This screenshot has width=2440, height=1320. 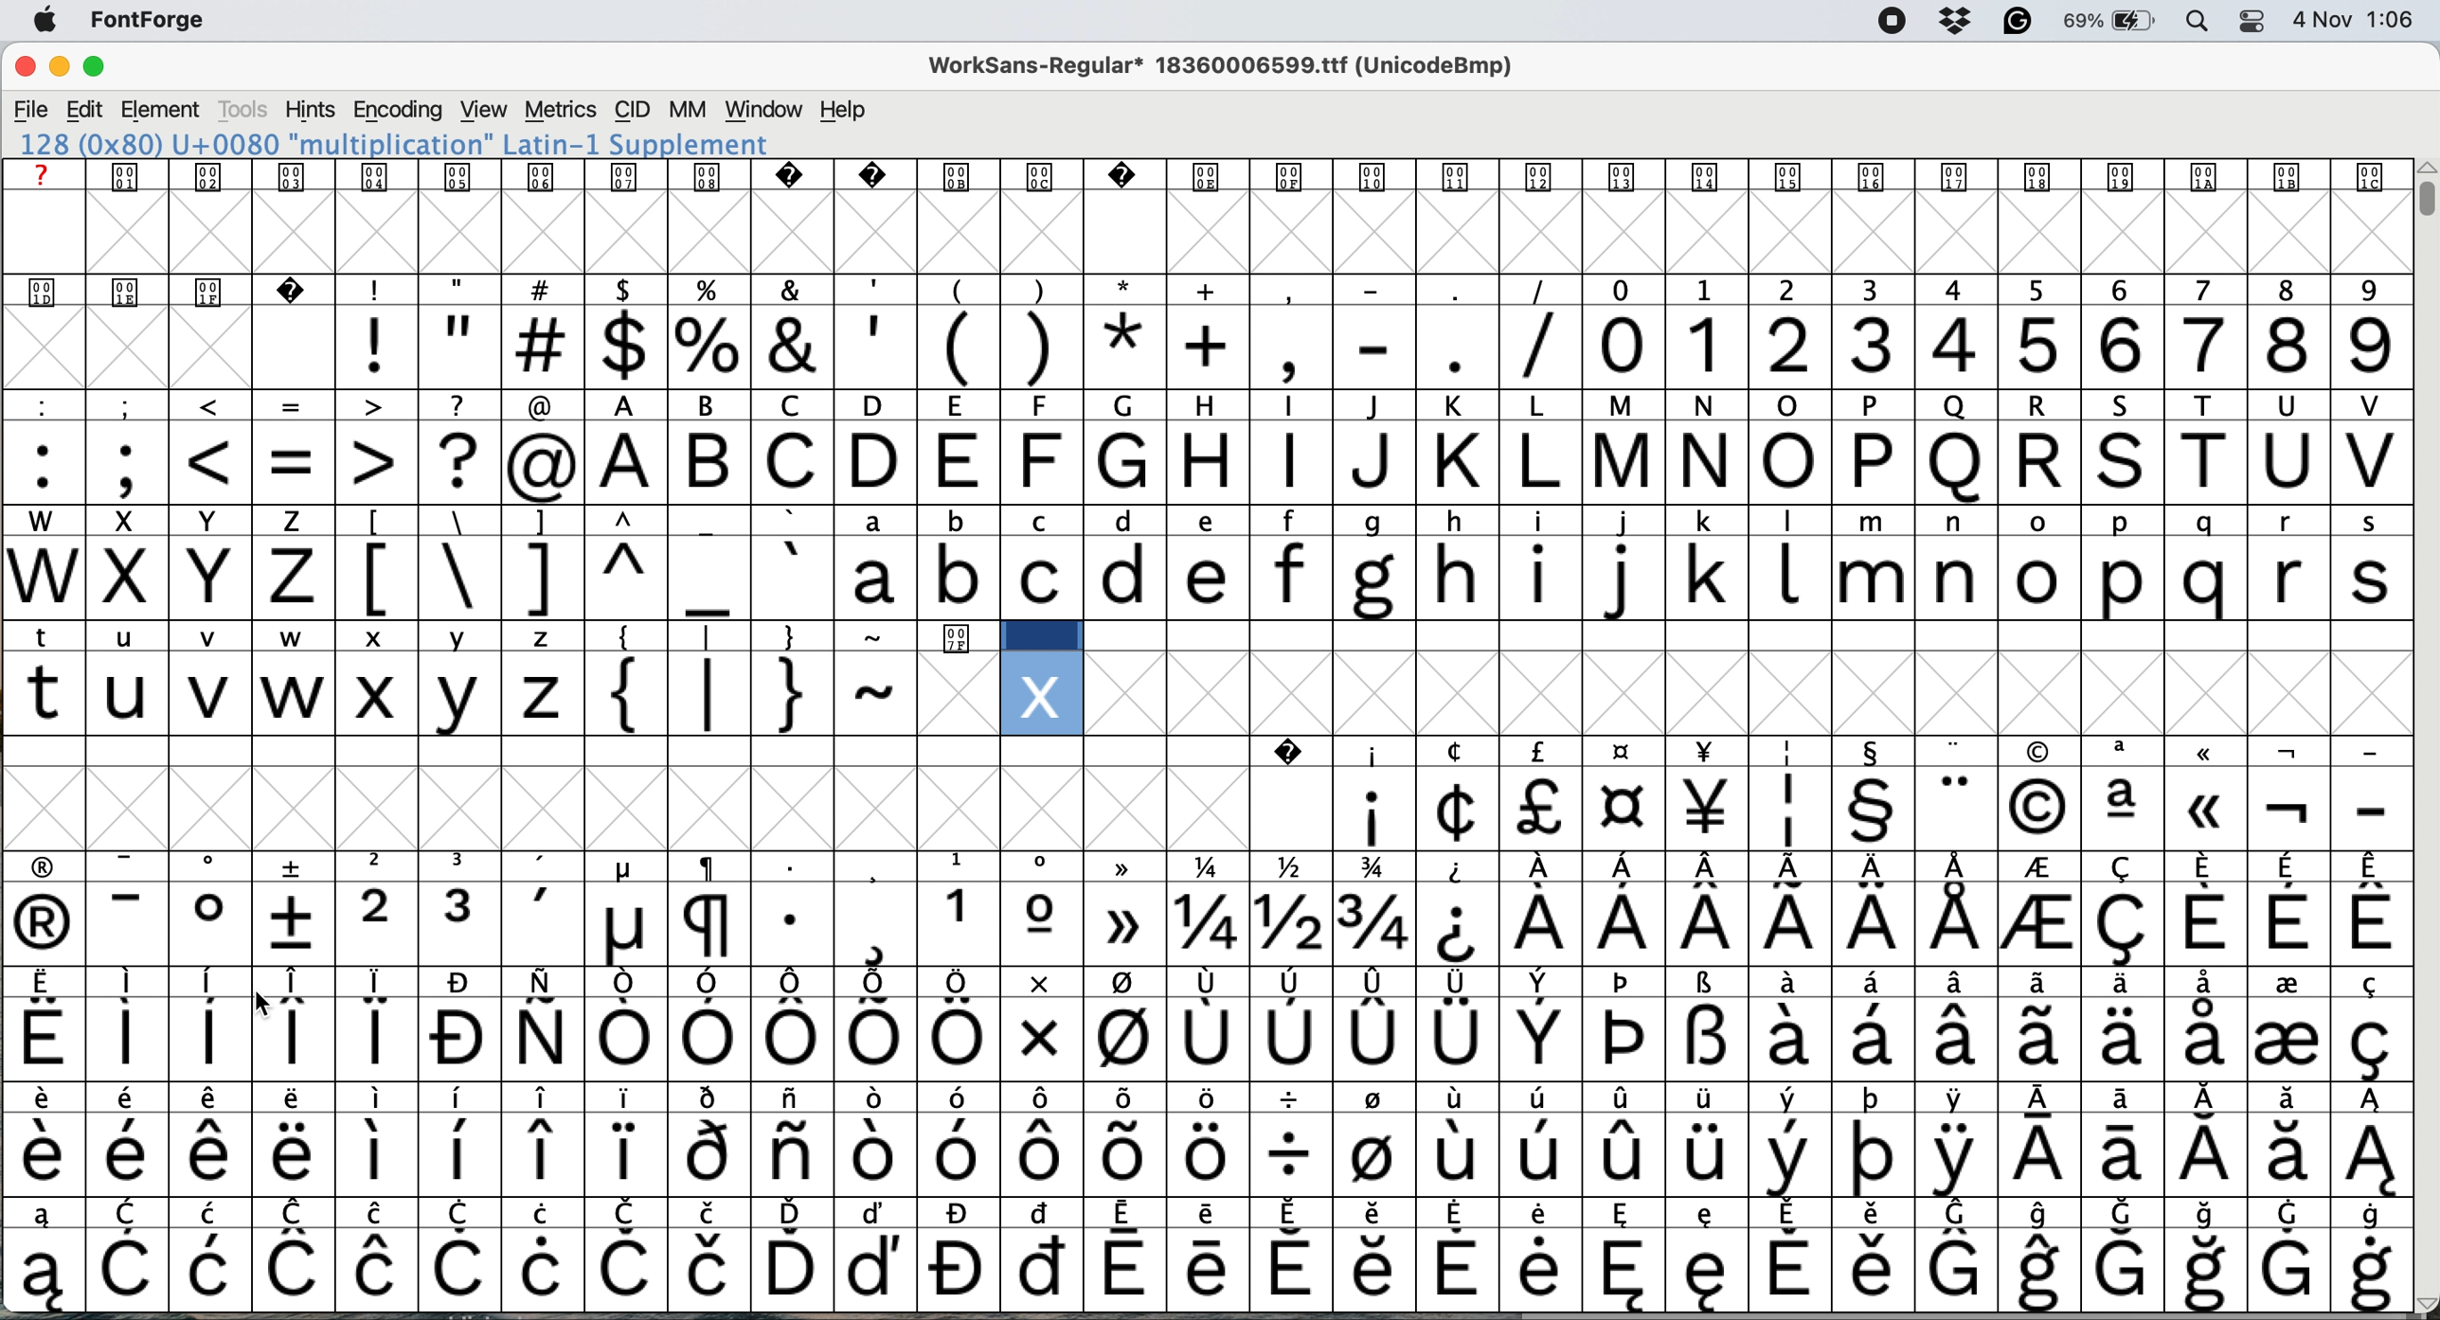 I want to click on window, so click(x=762, y=111).